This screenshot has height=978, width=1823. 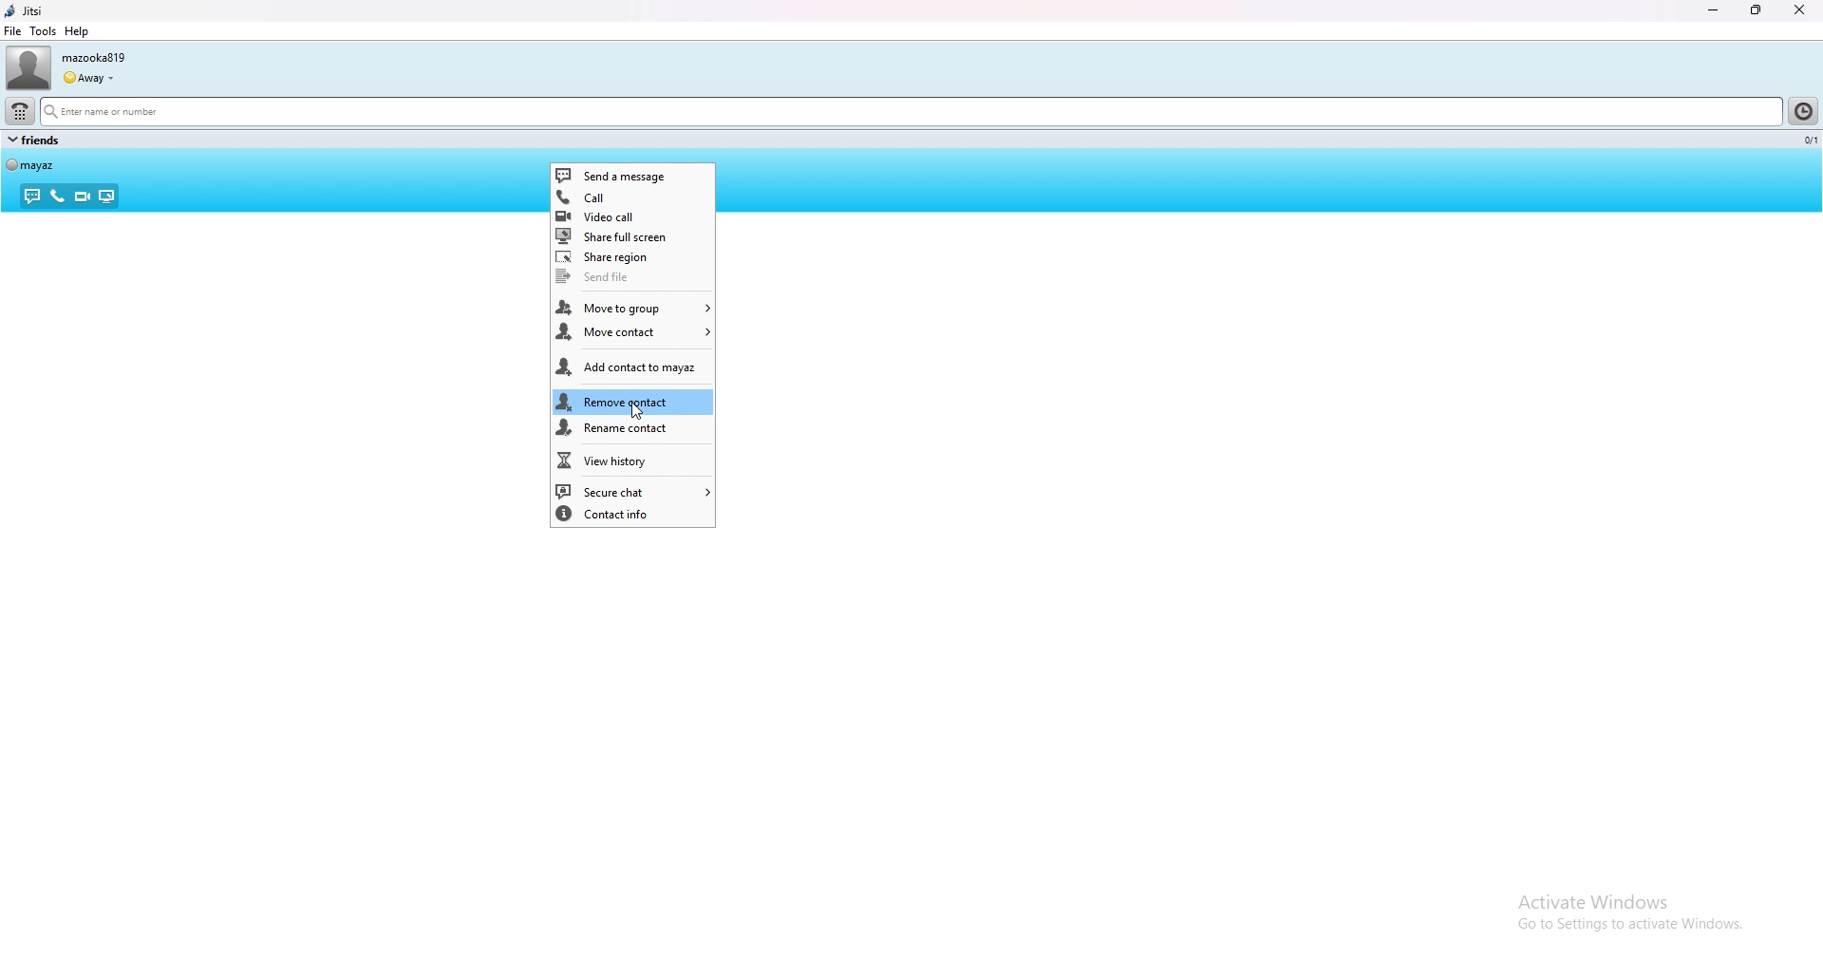 I want to click on video call, so click(x=633, y=216).